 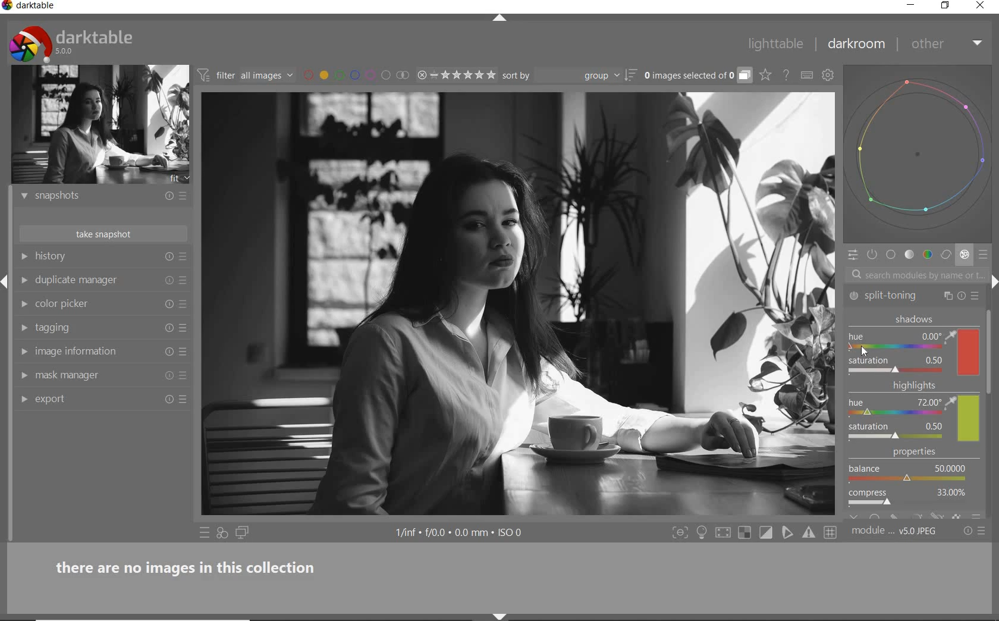 What do you see at coordinates (703, 532) in the screenshot?
I see `ctrl+b` at bounding box center [703, 532].